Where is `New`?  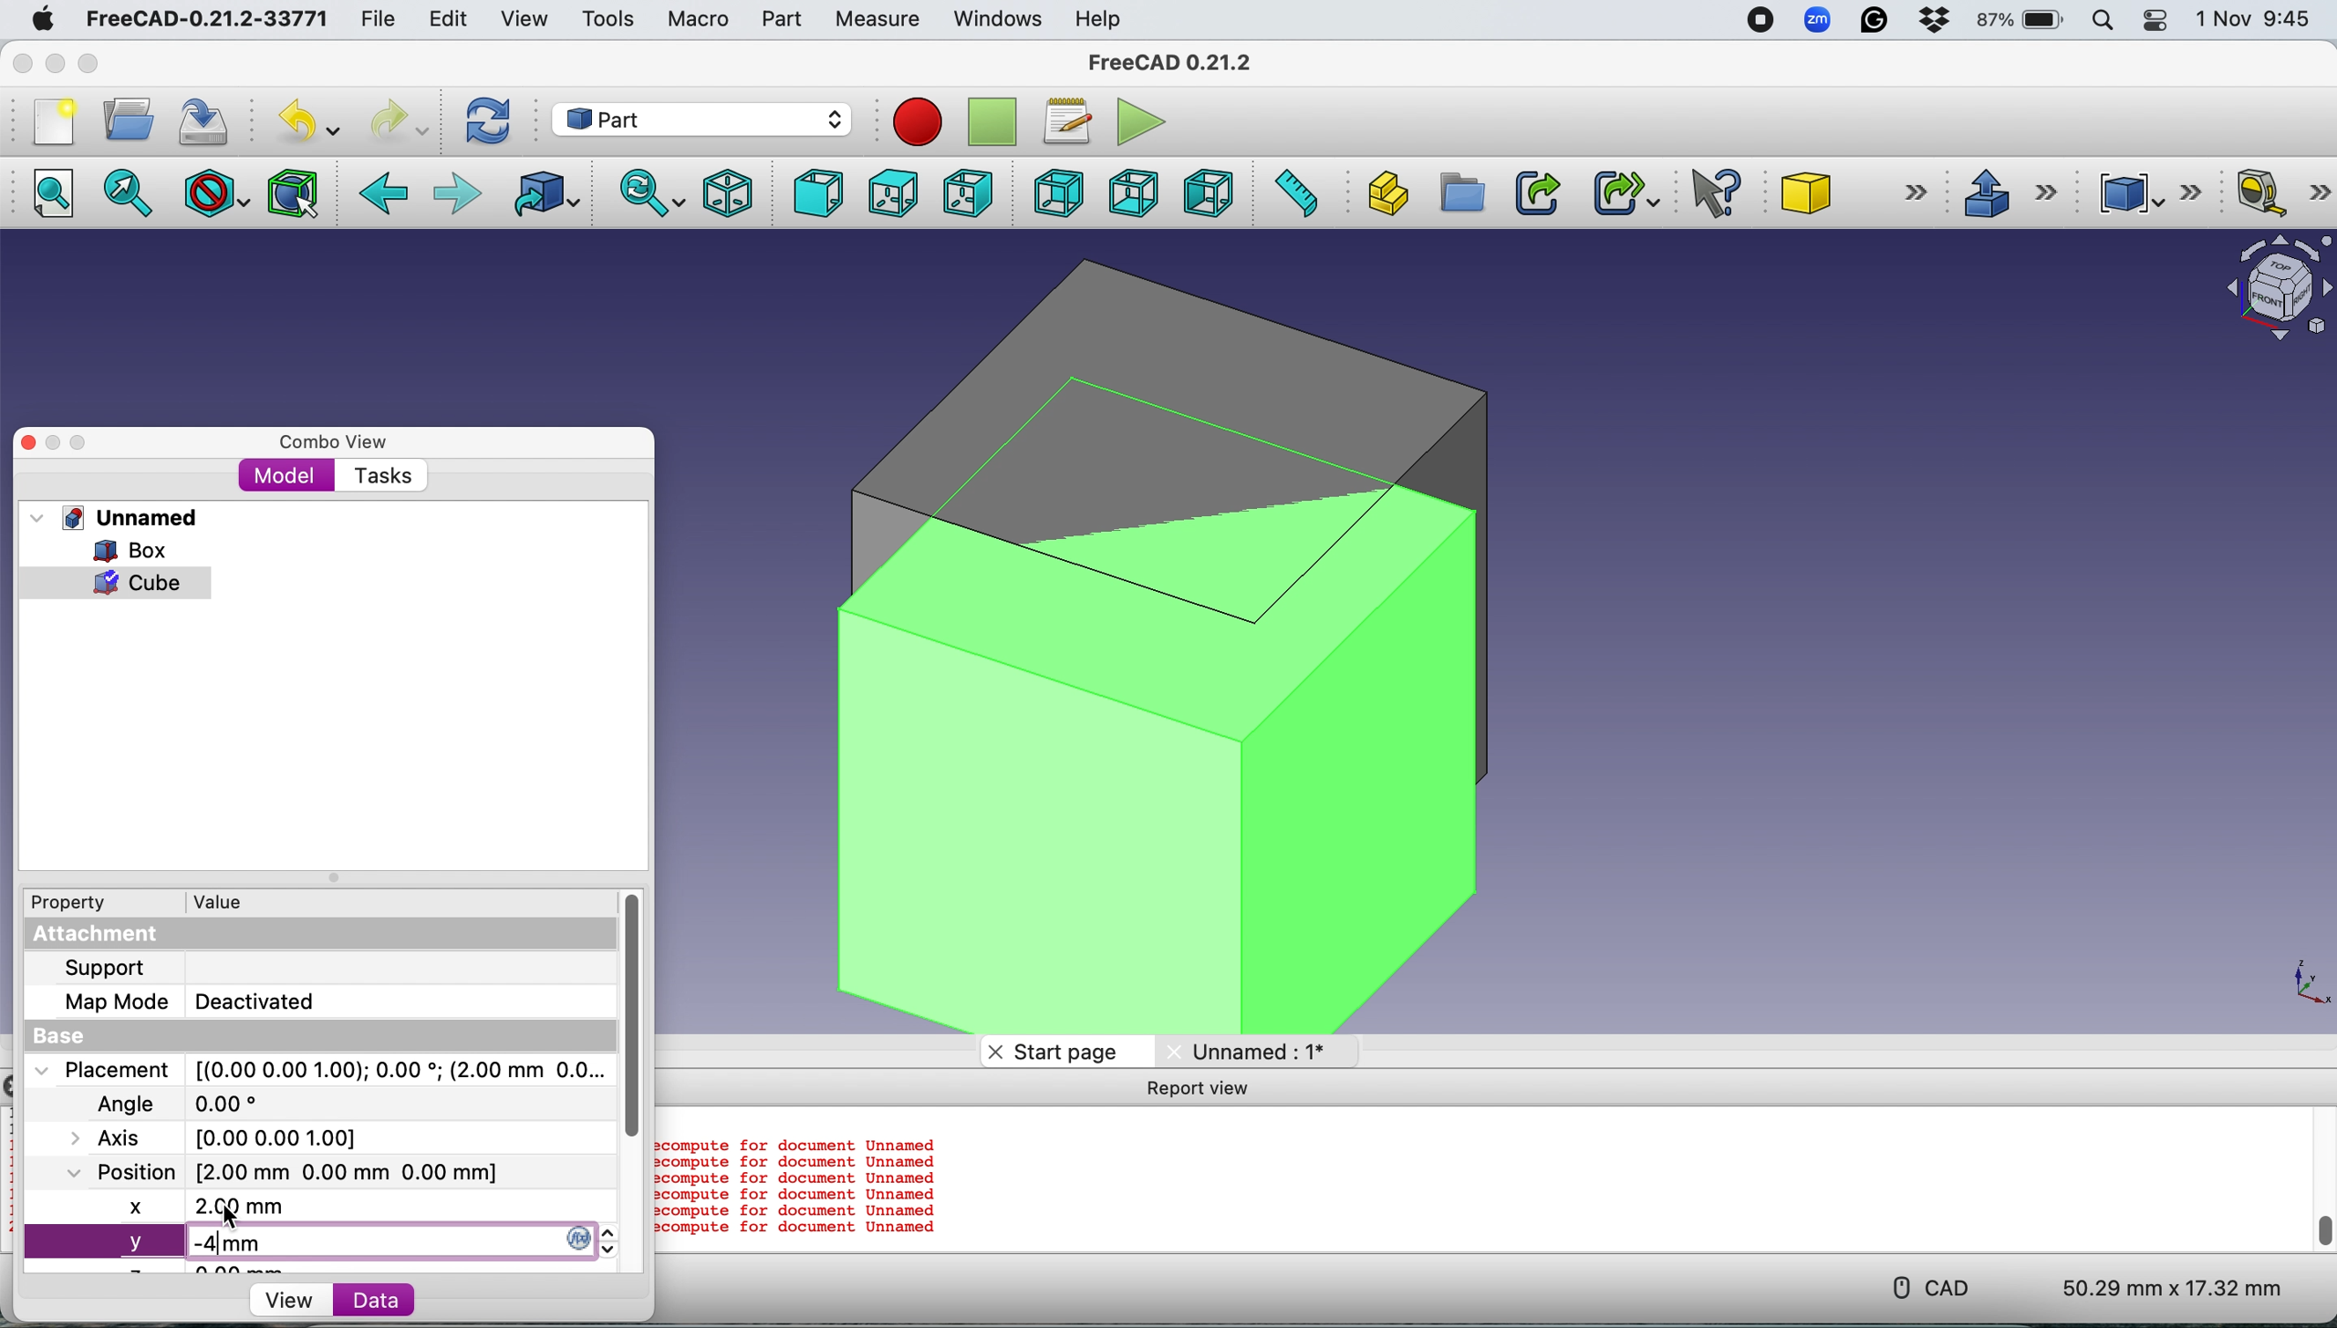 New is located at coordinates (52, 122).